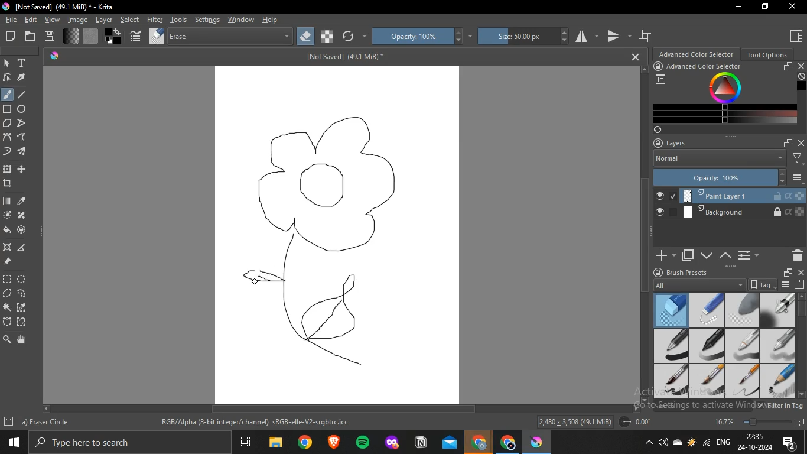  I want to click on basic 2 opacity, so click(707, 346).